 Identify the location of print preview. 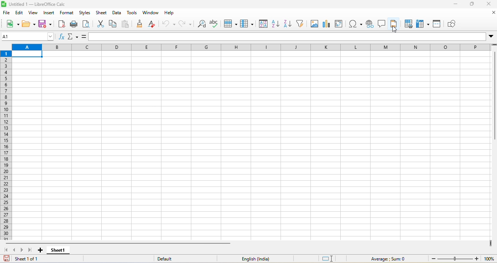
(89, 24).